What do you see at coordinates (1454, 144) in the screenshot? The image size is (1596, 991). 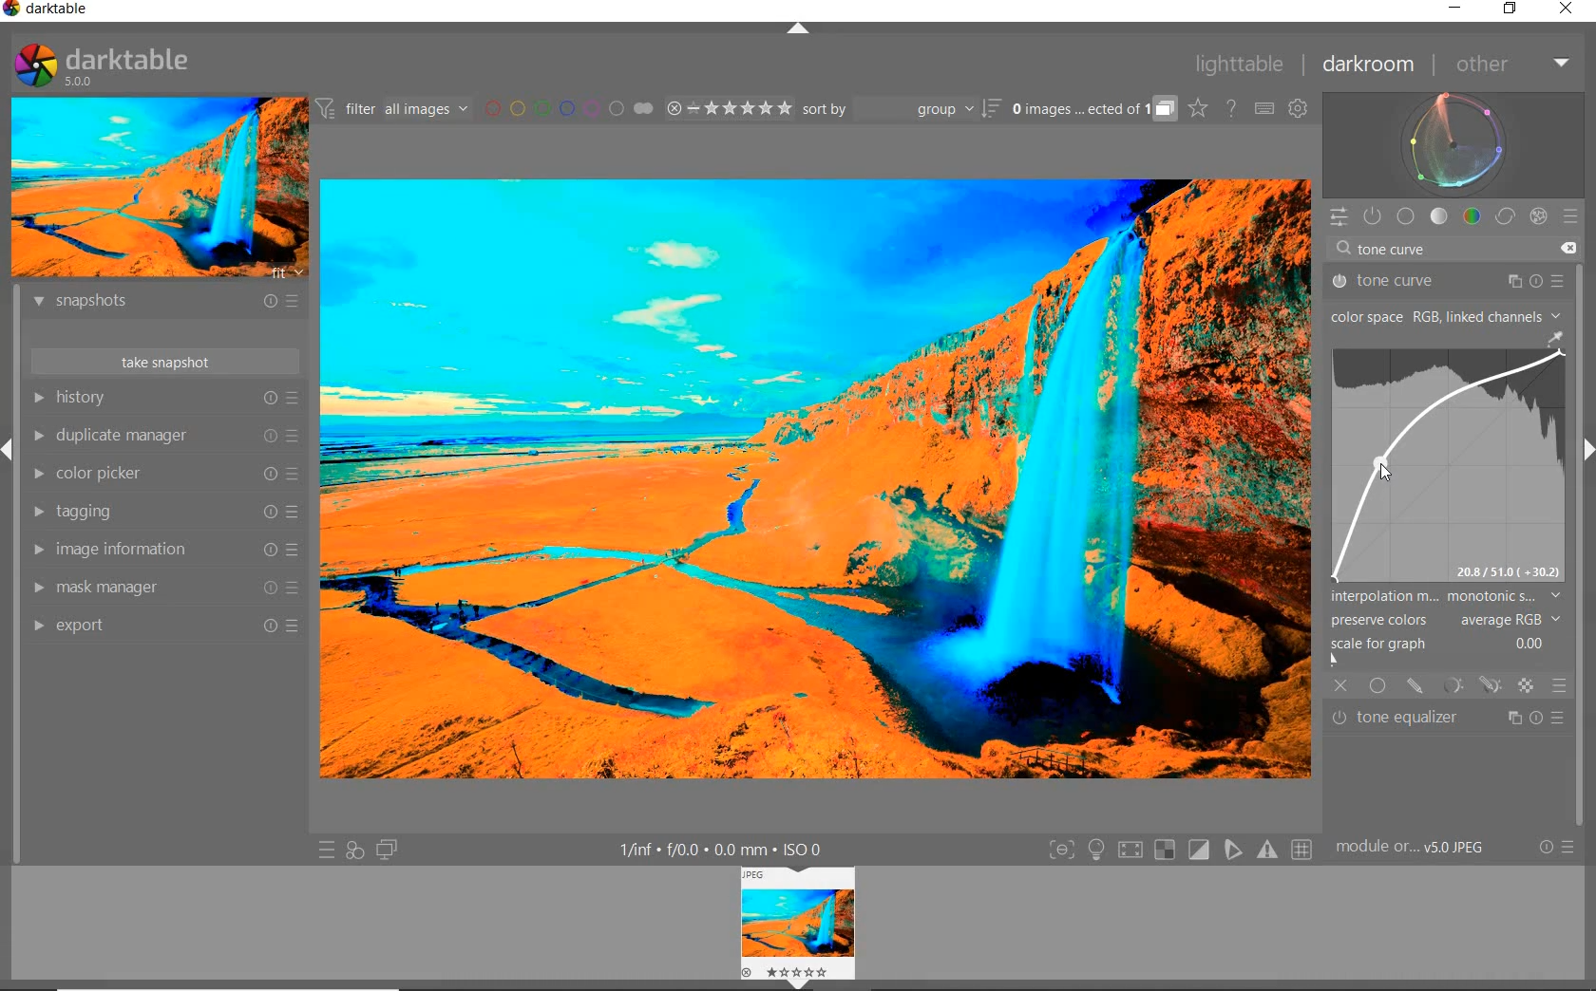 I see `waveform` at bounding box center [1454, 144].